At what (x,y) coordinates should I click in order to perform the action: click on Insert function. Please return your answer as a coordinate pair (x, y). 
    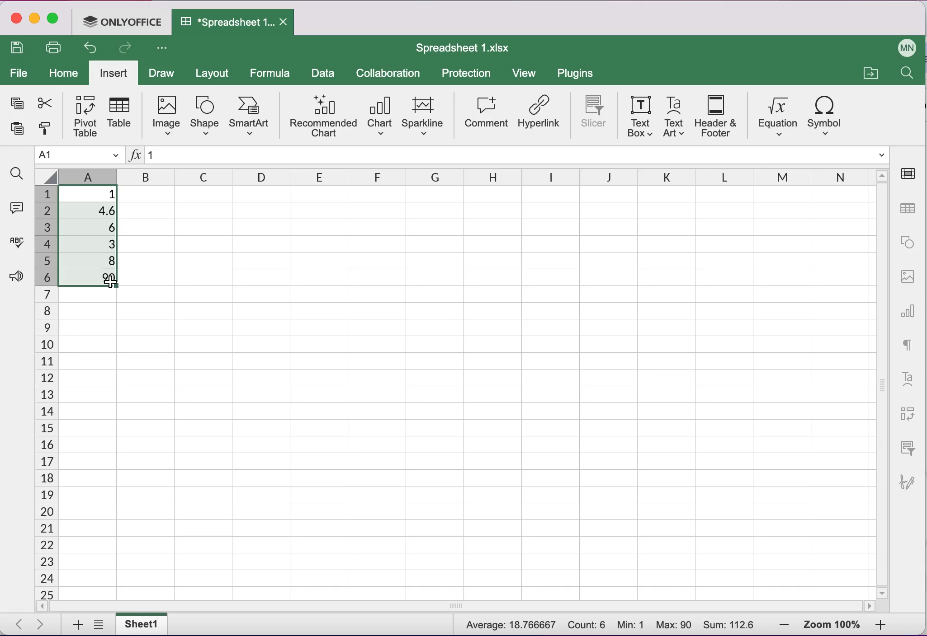
    Looking at the image, I should click on (136, 155).